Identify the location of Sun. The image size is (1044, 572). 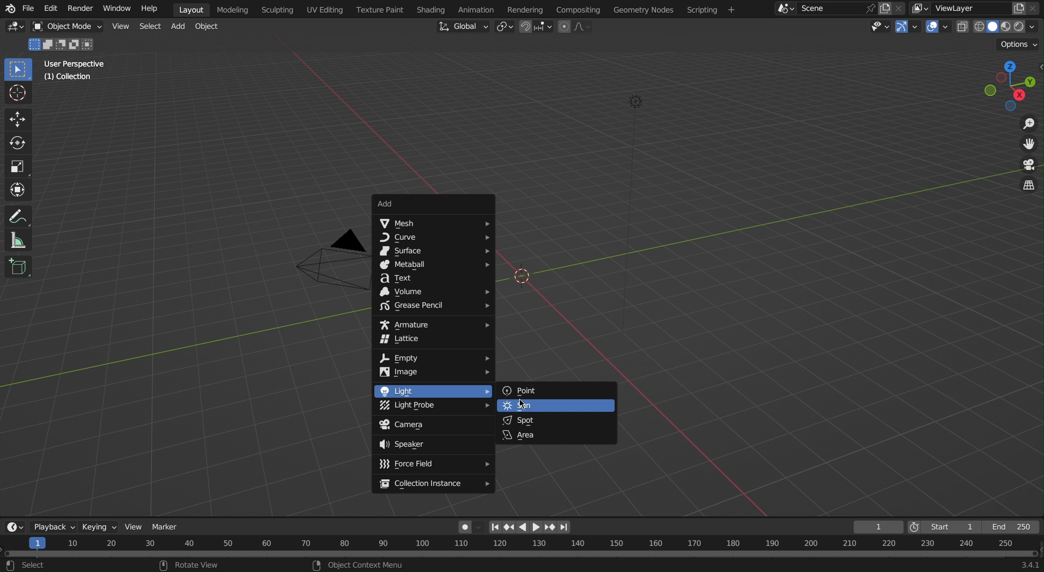
(556, 406).